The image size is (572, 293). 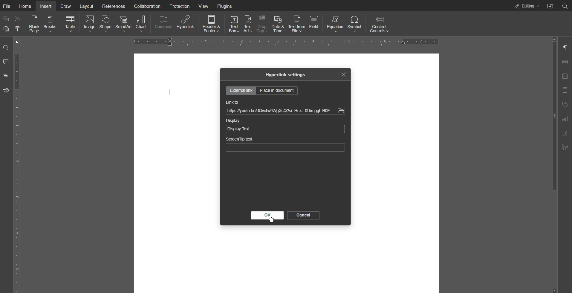 I want to click on ScreenTip text, so click(x=239, y=139).